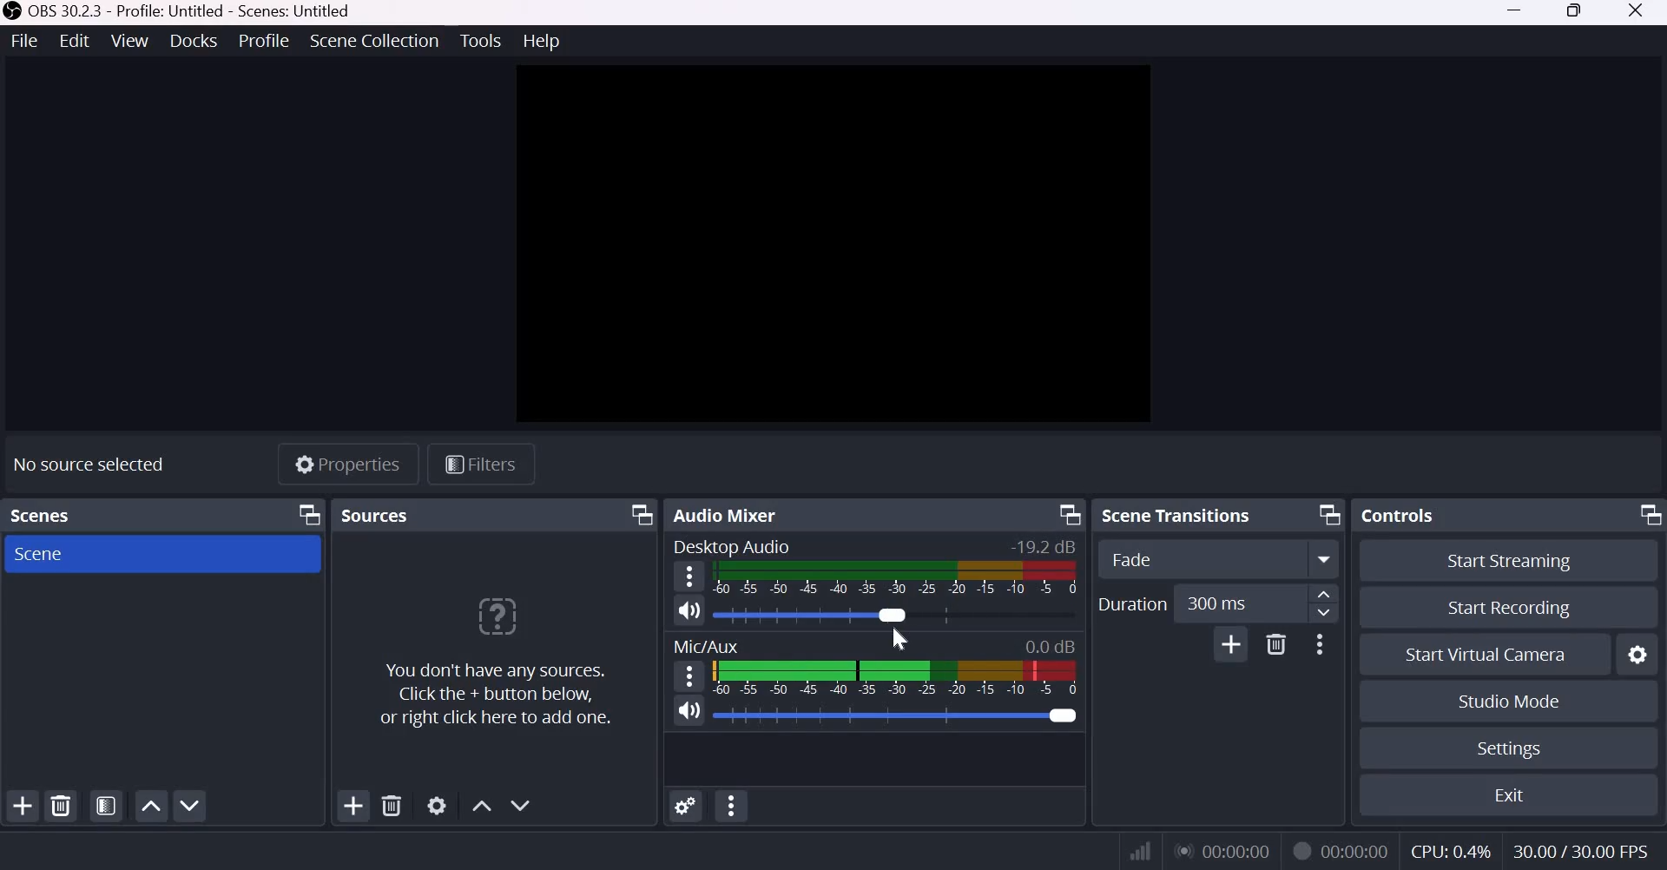 The height and width of the screenshot is (870, 1667). I want to click on Properties, so click(345, 464).